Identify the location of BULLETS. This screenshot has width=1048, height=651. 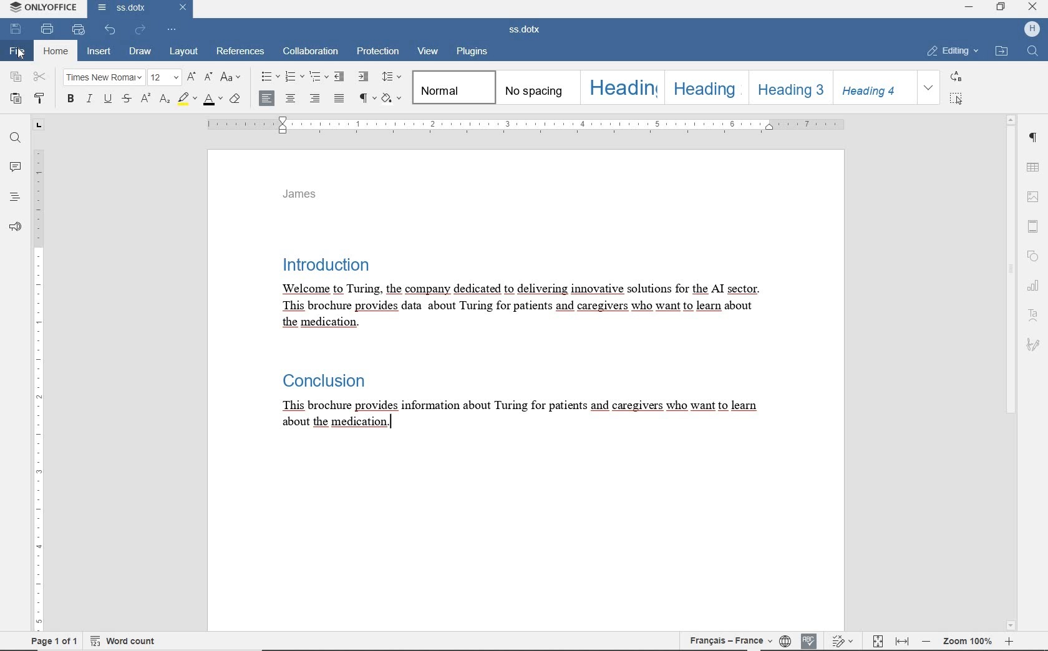
(269, 77).